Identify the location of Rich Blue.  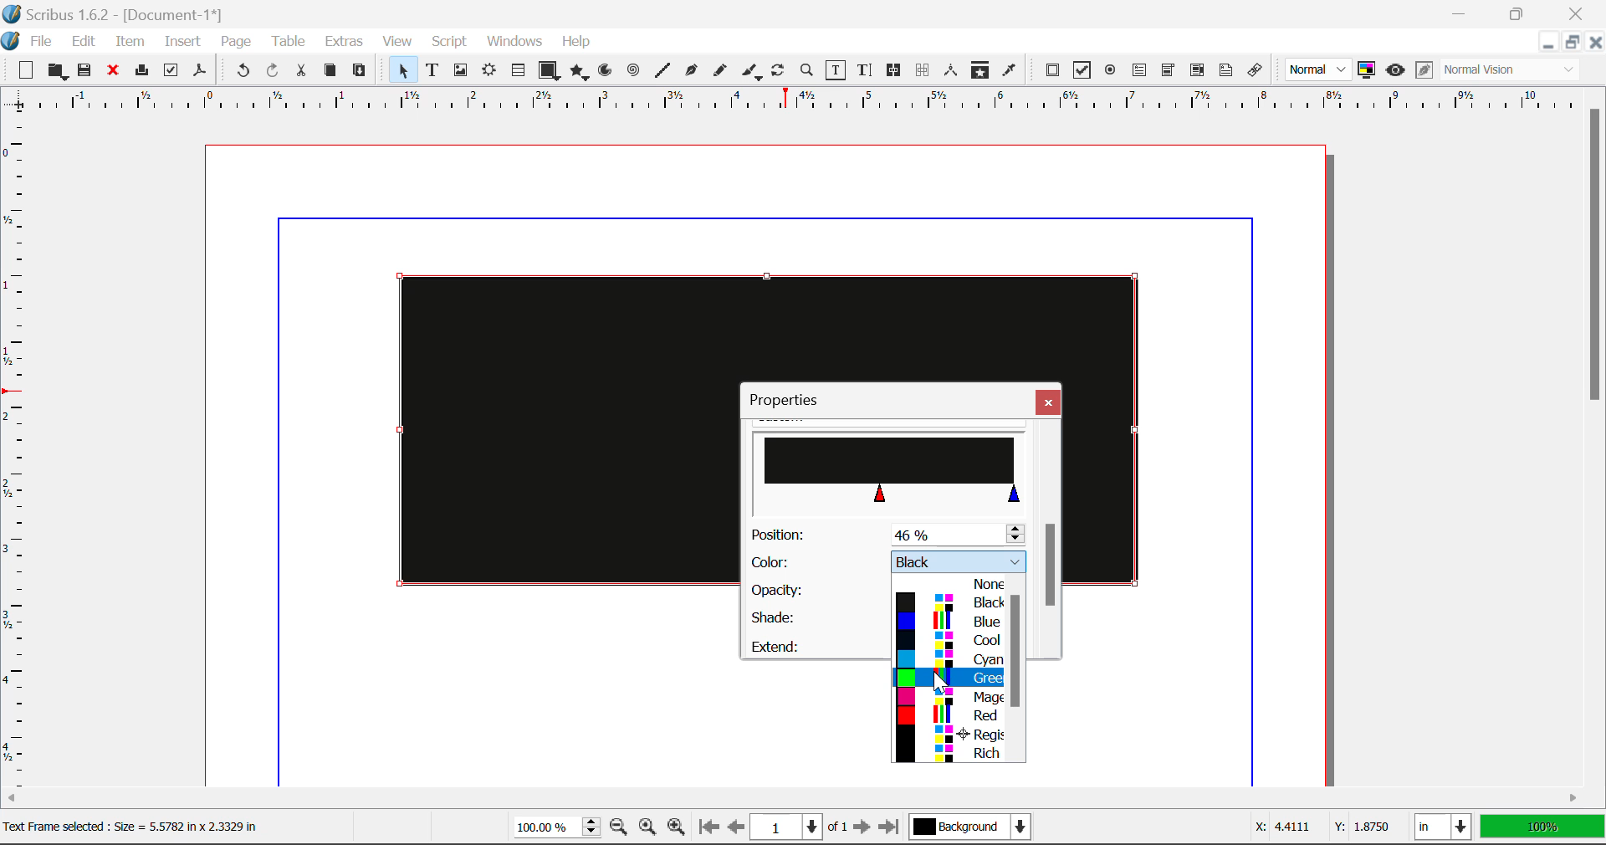
(950, 755).